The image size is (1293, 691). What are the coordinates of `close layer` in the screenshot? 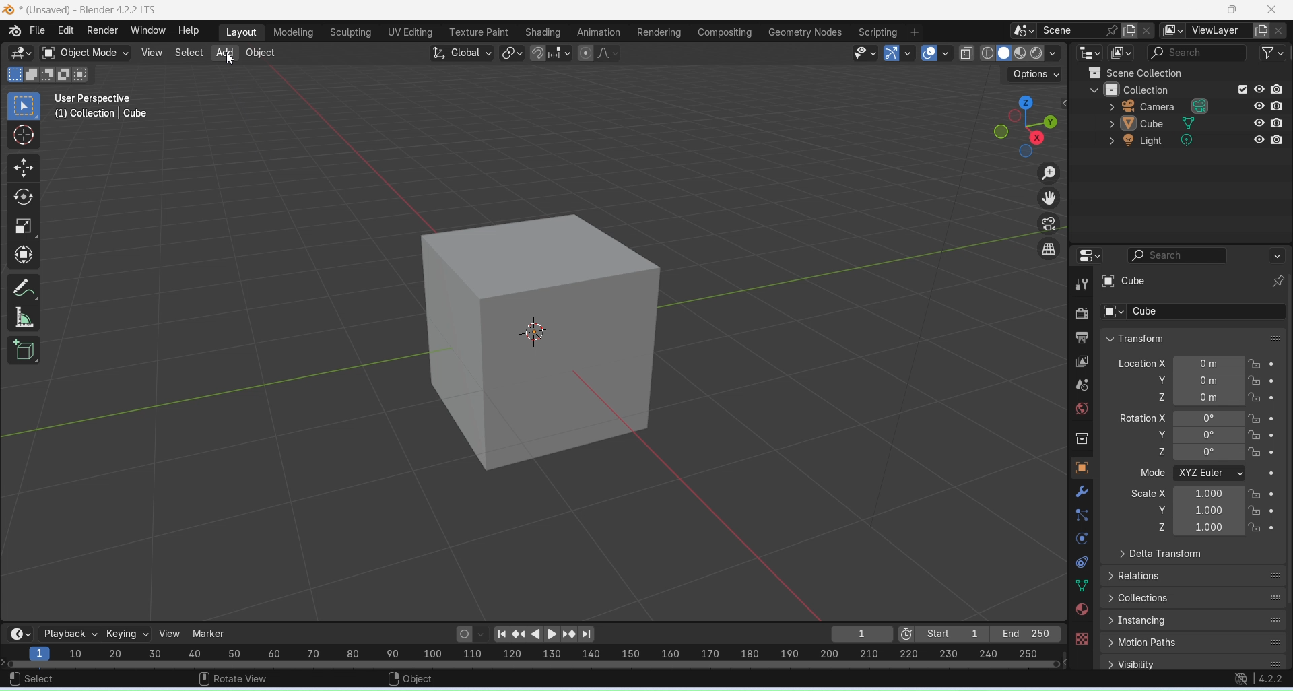 It's located at (1281, 30).